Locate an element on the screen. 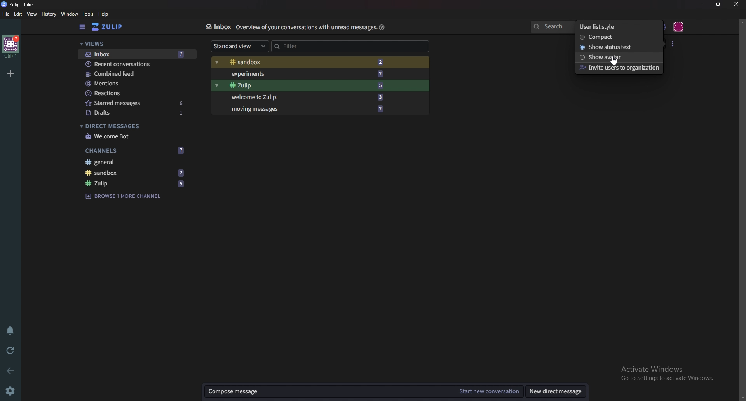 Image resolution: width=746 pixels, height=401 pixels. user list style is located at coordinates (615, 27).